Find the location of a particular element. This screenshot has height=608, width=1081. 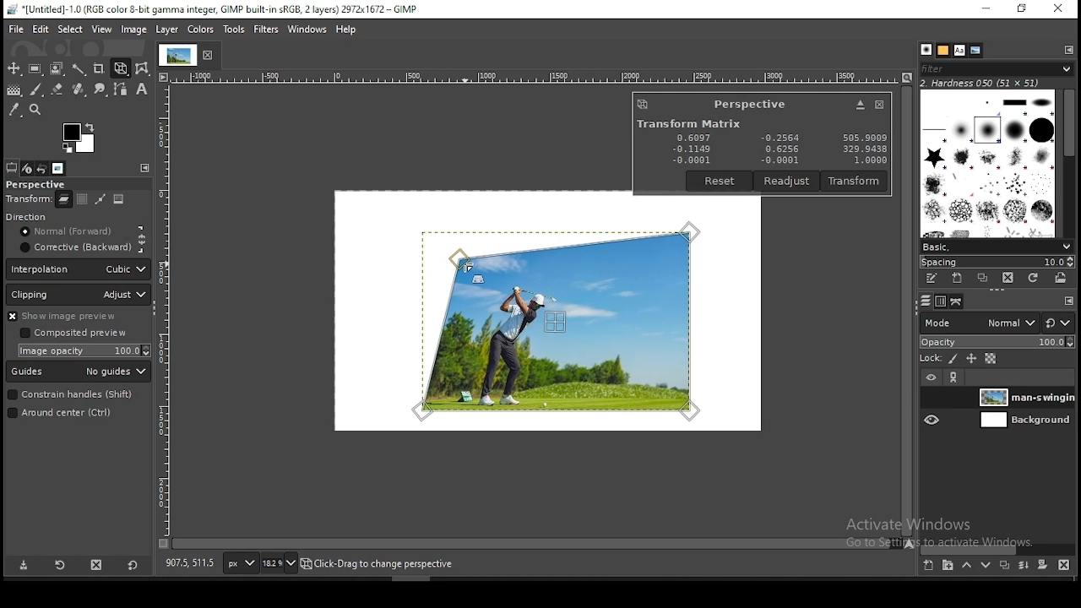

smudge tool is located at coordinates (101, 89).